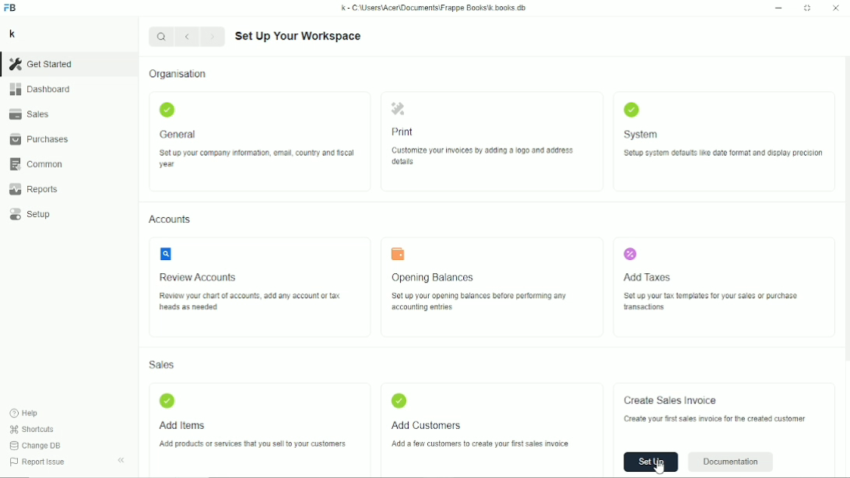  I want to click on Sales, so click(30, 114).